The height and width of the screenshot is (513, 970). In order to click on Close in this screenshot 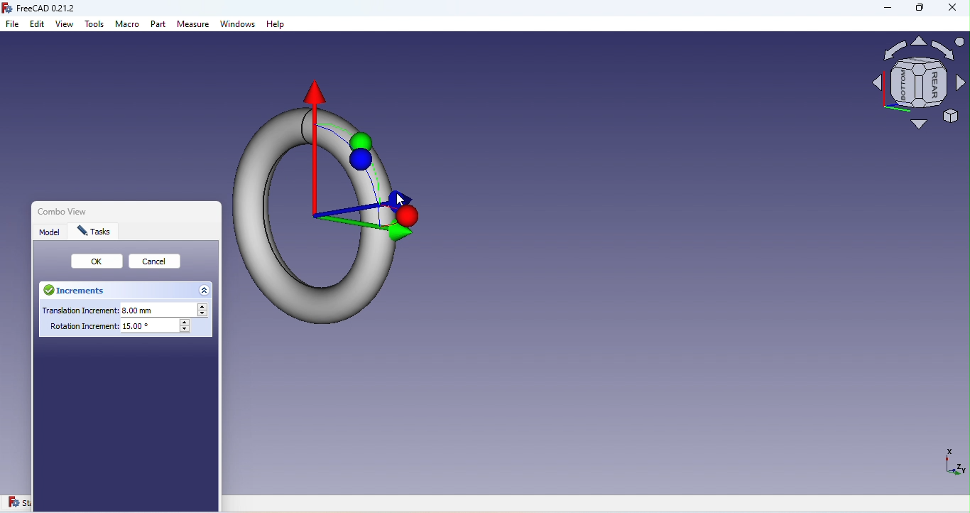, I will do `click(952, 9)`.